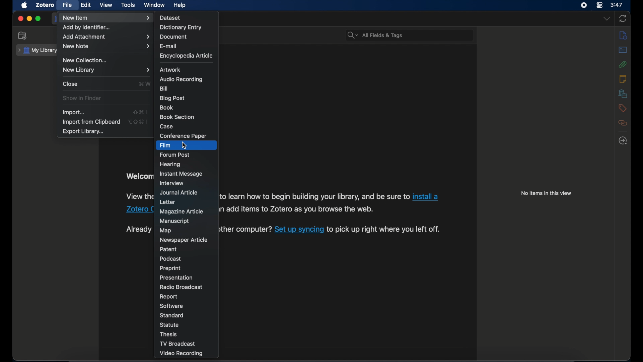 The width and height of the screenshot is (643, 362). I want to click on cursor, so click(184, 146).